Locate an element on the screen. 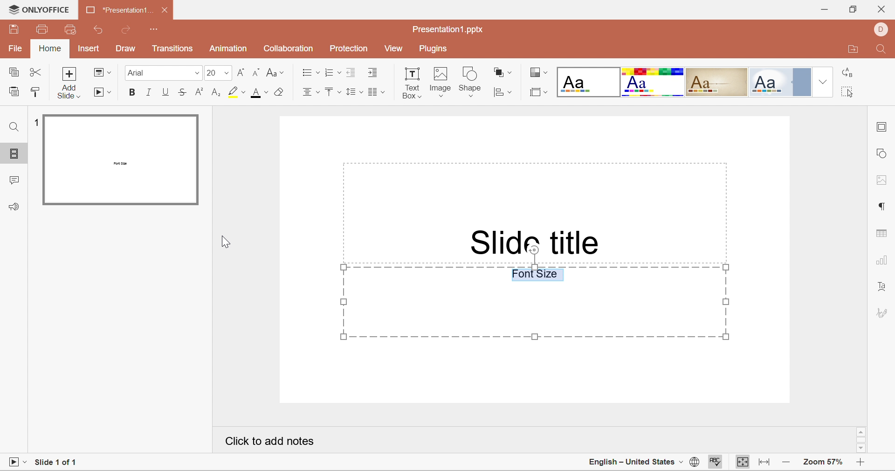  Cursor is located at coordinates (227, 242).